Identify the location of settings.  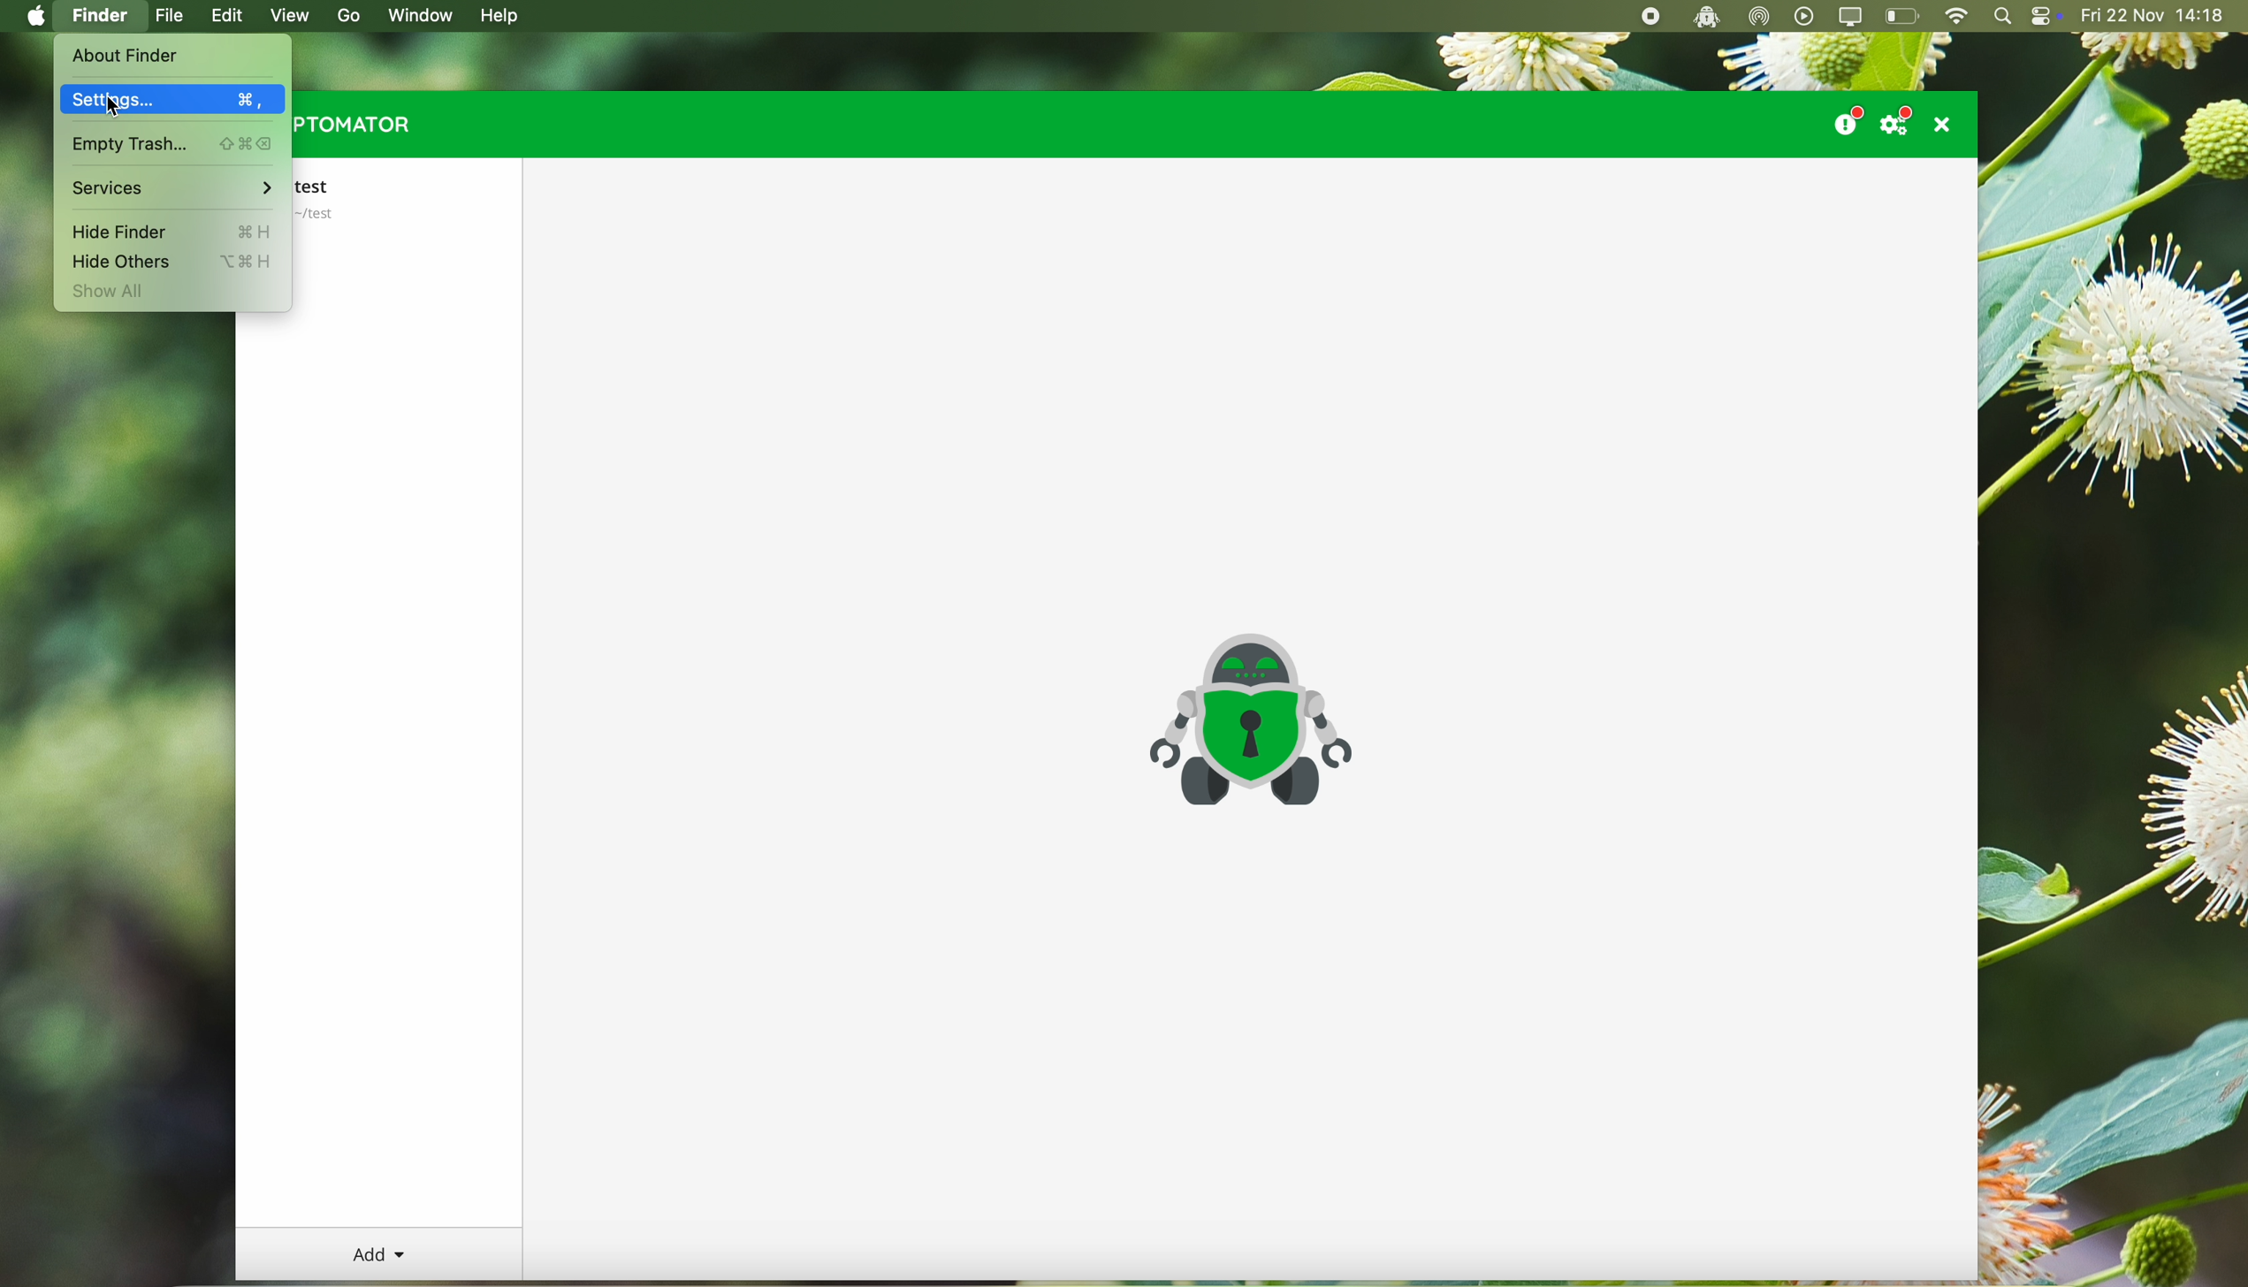
(171, 98).